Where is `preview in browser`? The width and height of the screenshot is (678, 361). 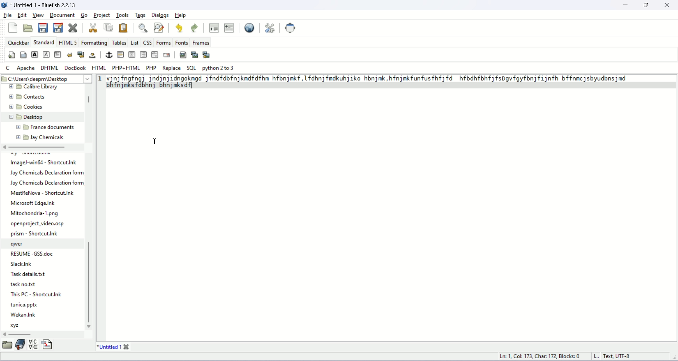 preview in browser is located at coordinates (250, 27).